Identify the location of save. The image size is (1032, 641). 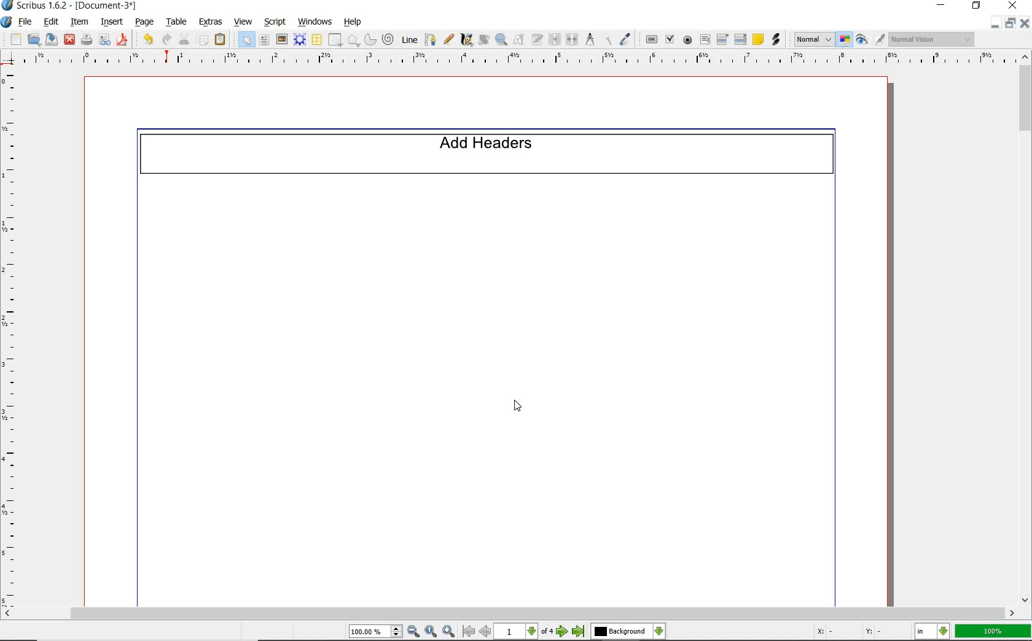
(50, 39).